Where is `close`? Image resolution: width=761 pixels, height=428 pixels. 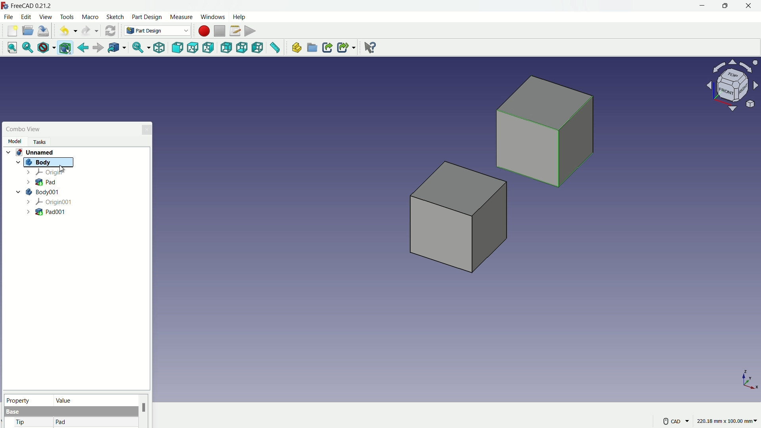
close is located at coordinates (147, 130).